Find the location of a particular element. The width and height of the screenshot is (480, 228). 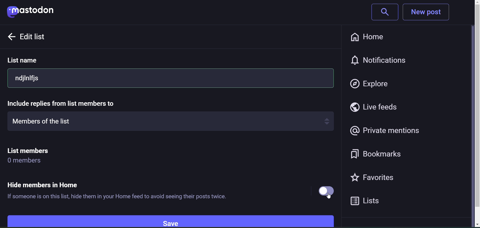

scroll bar is located at coordinates (472, 115).